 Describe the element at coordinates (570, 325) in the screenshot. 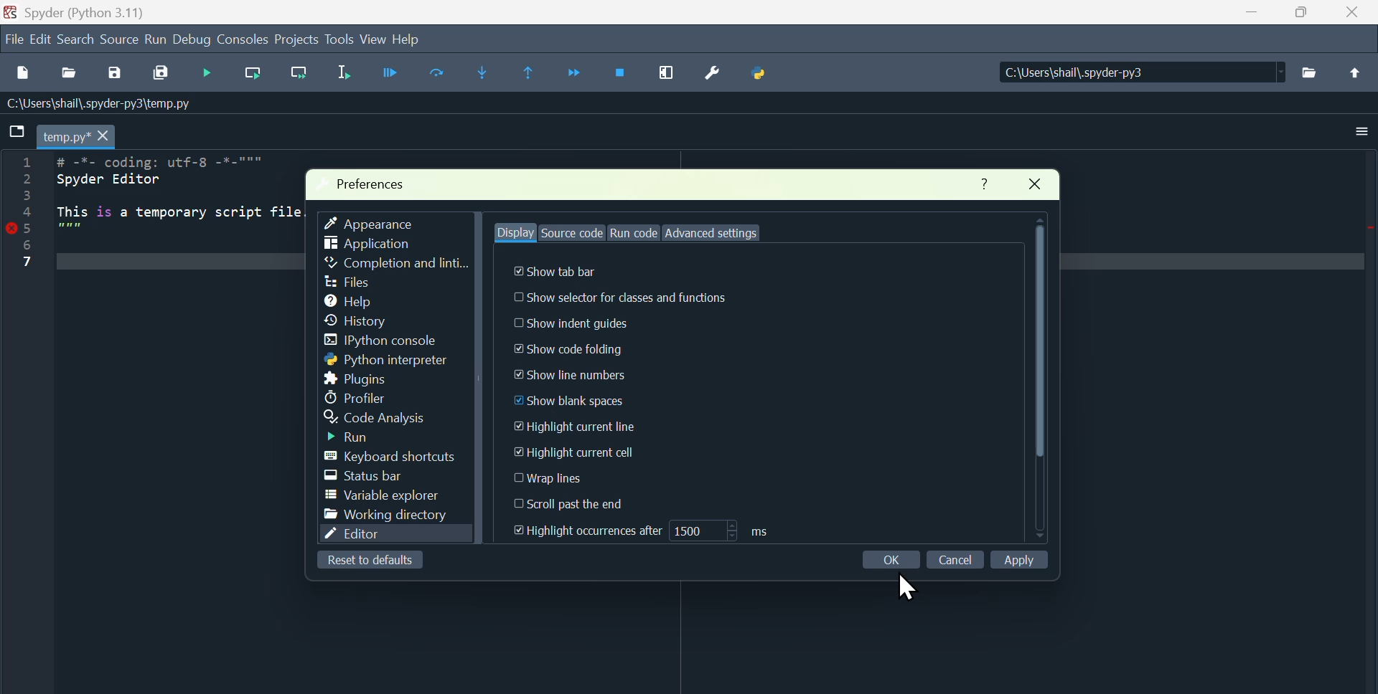

I see `Show indent guides` at that location.